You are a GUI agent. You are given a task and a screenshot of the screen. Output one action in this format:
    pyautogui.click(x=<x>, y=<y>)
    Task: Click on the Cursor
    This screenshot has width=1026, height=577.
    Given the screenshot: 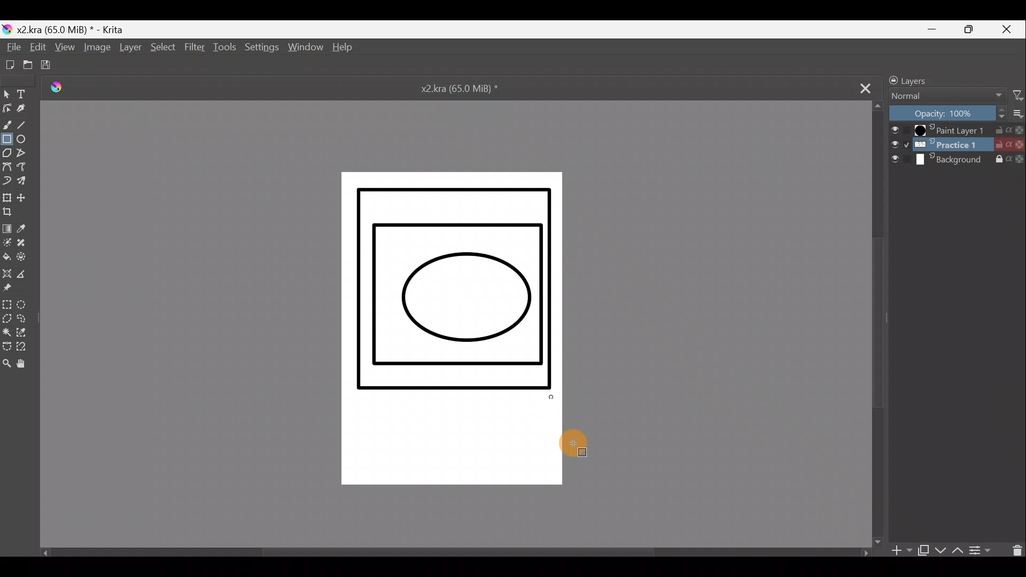 What is the action you would take?
    pyautogui.click(x=573, y=444)
    